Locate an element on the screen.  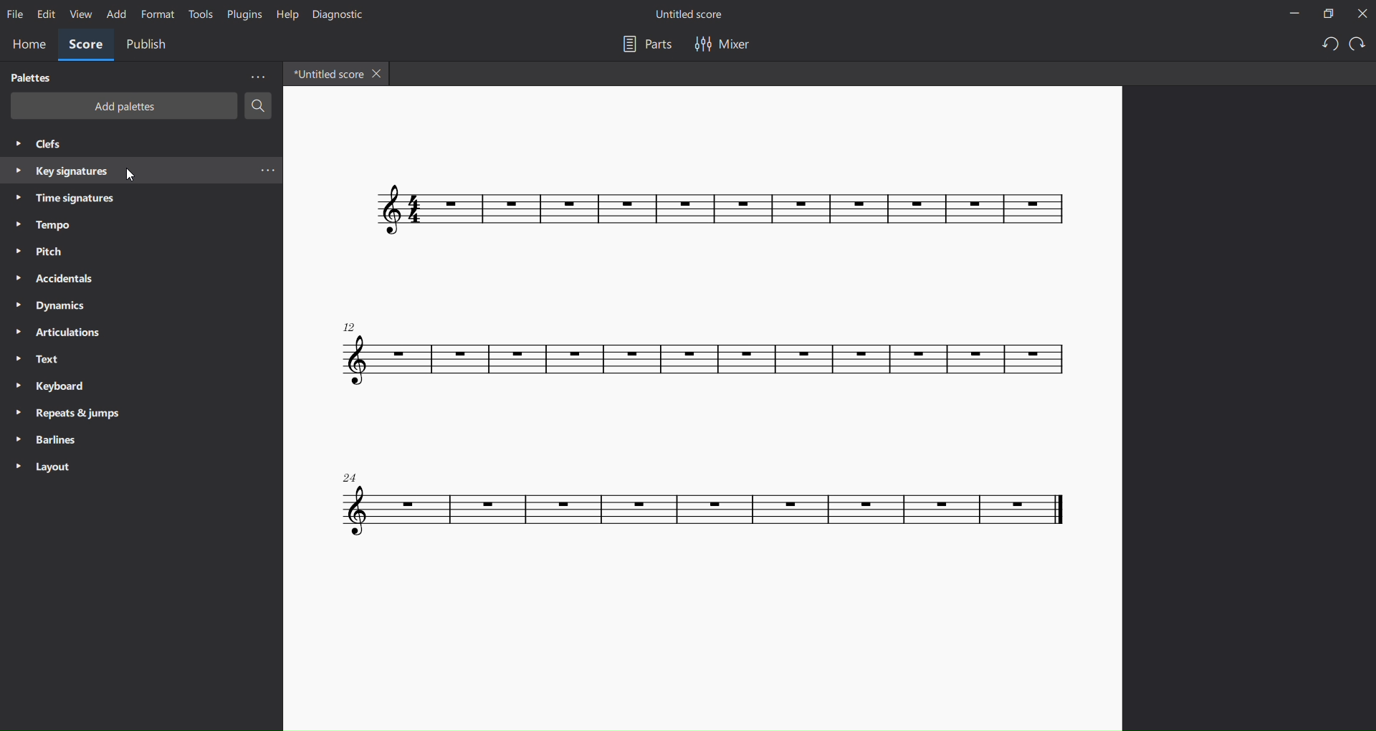
accidentals is located at coordinates (54, 276).